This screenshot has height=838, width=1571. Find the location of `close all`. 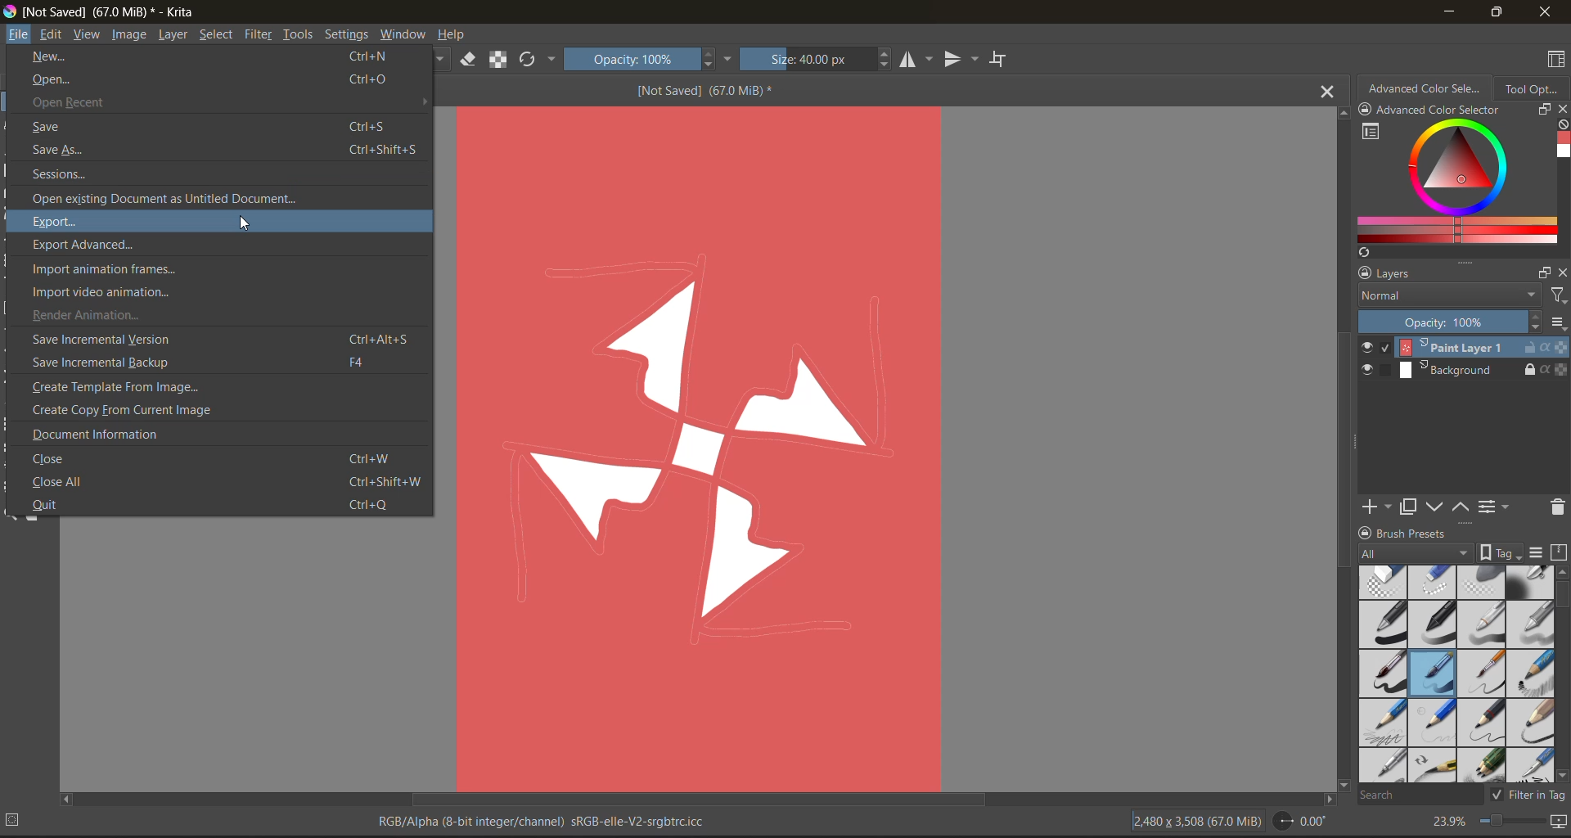

close all is located at coordinates (228, 481).